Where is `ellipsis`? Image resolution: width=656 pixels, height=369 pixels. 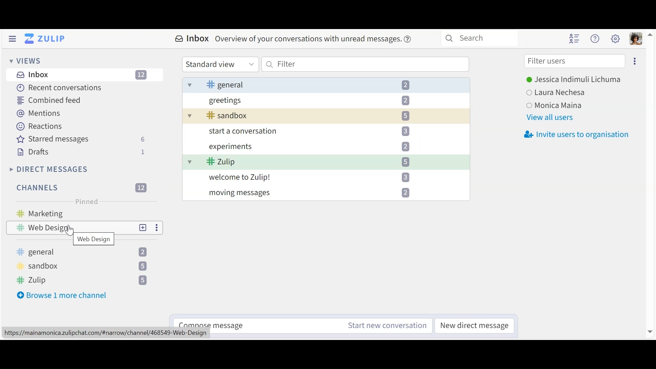 ellipsis is located at coordinates (155, 228).